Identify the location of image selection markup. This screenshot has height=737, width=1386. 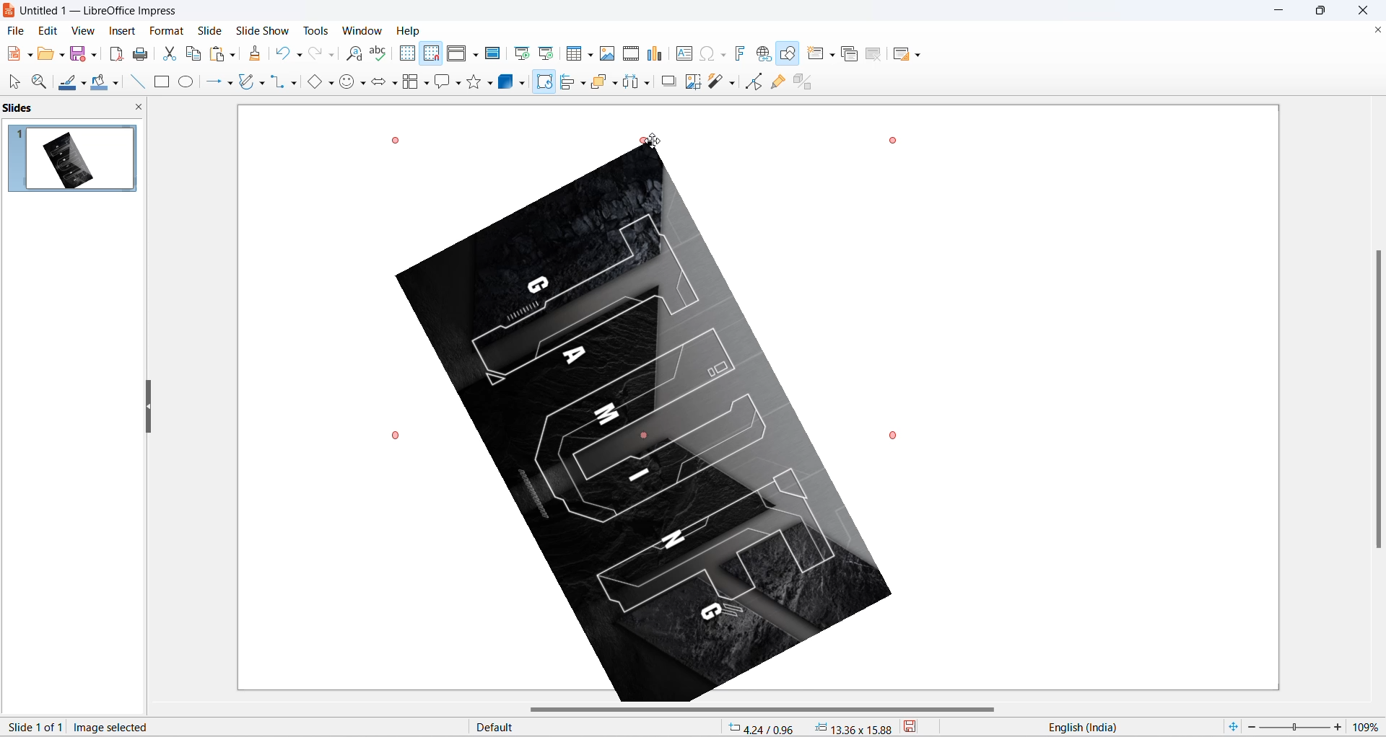
(395, 140).